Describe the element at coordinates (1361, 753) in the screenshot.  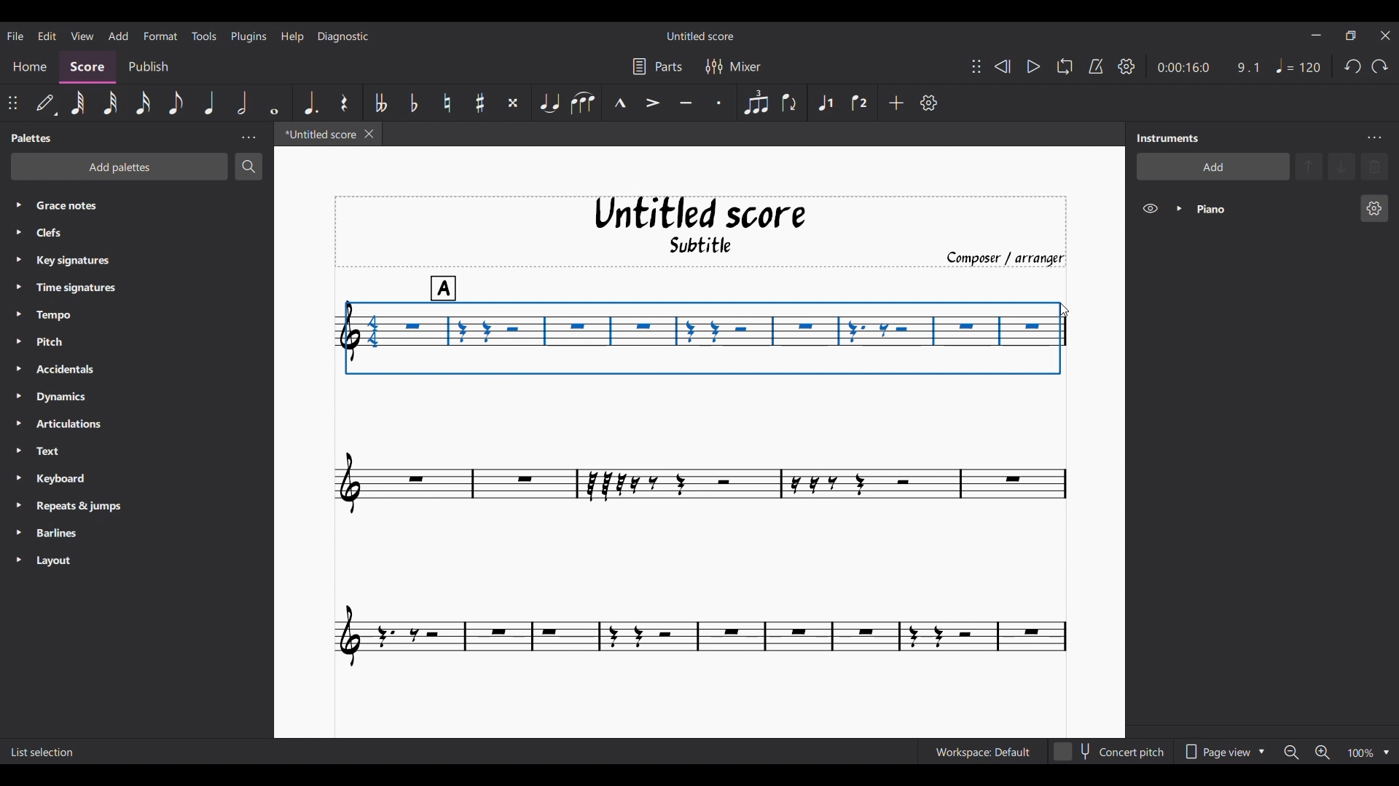
I see `Zoom factor` at that location.